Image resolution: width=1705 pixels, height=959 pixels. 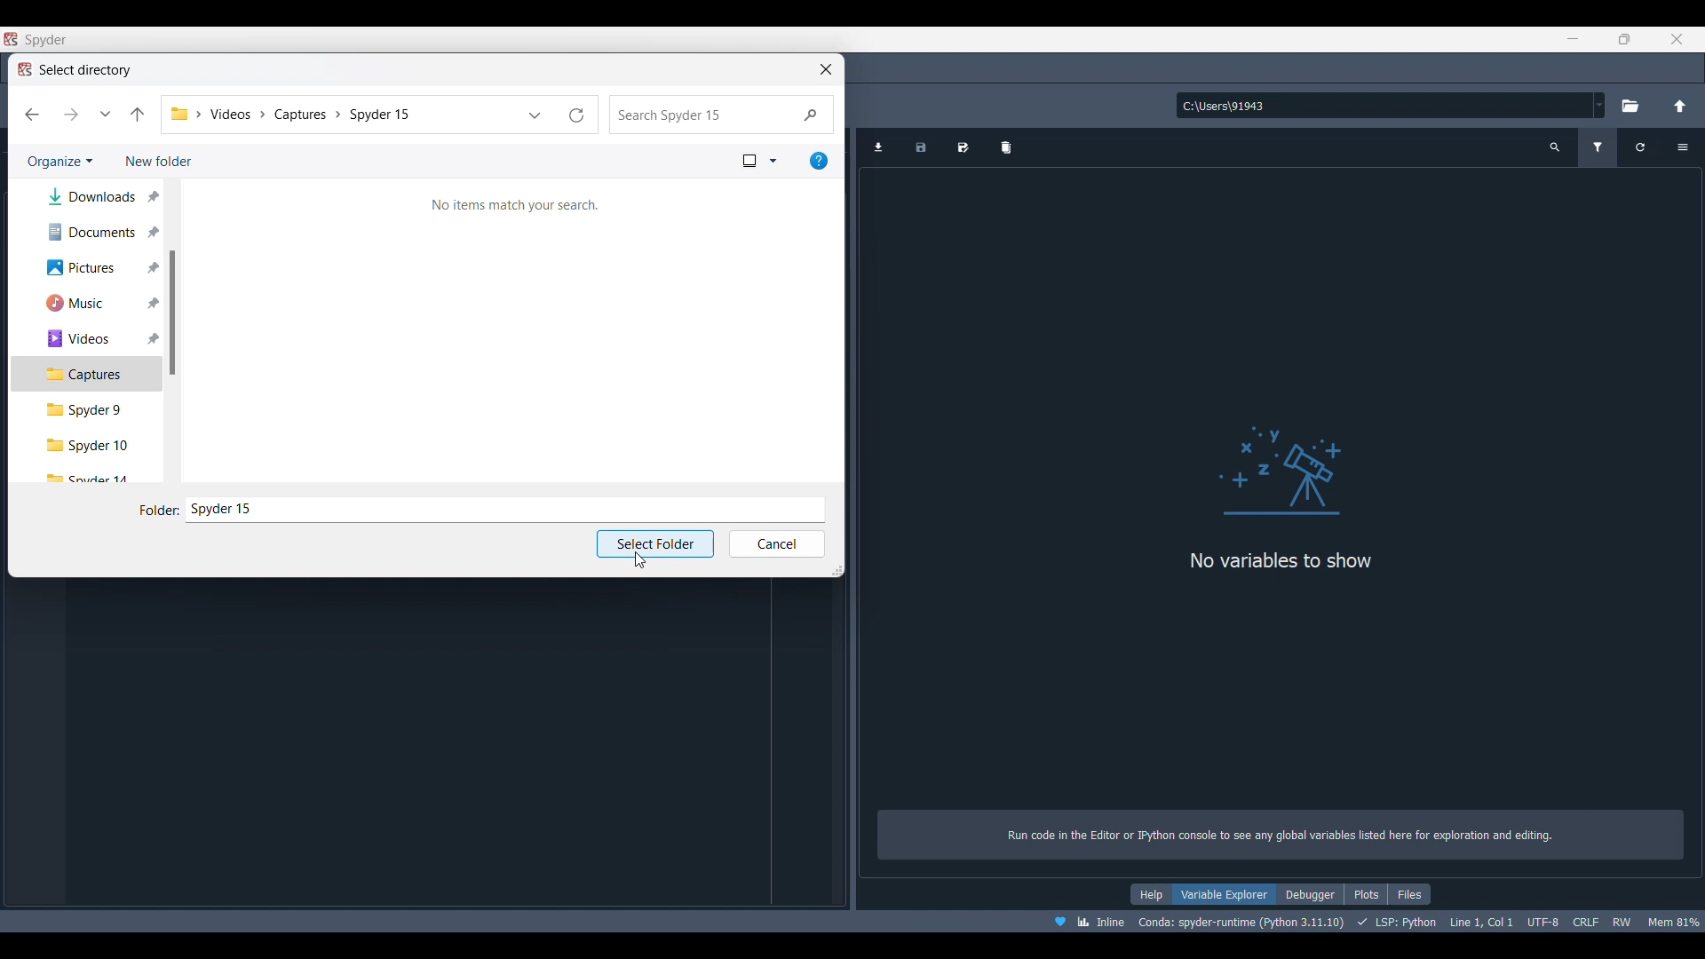 I want to click on Change dimension, so click(x=837, y=570).